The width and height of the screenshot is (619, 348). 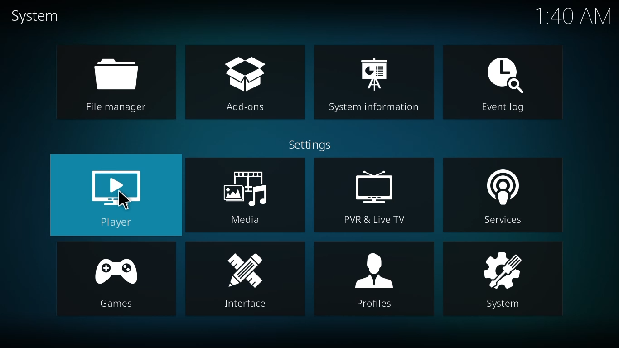 What do you see at coordinates (502, 278) in the screenshot?
I see `system` at bounding box center [502, 278].